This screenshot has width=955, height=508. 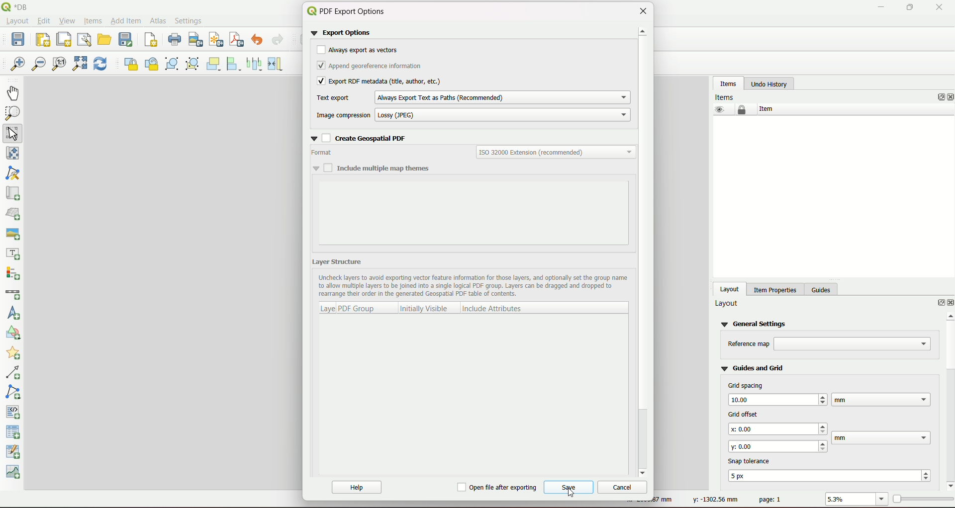 I want to click on edit nodes, so click(x=14, y=174).